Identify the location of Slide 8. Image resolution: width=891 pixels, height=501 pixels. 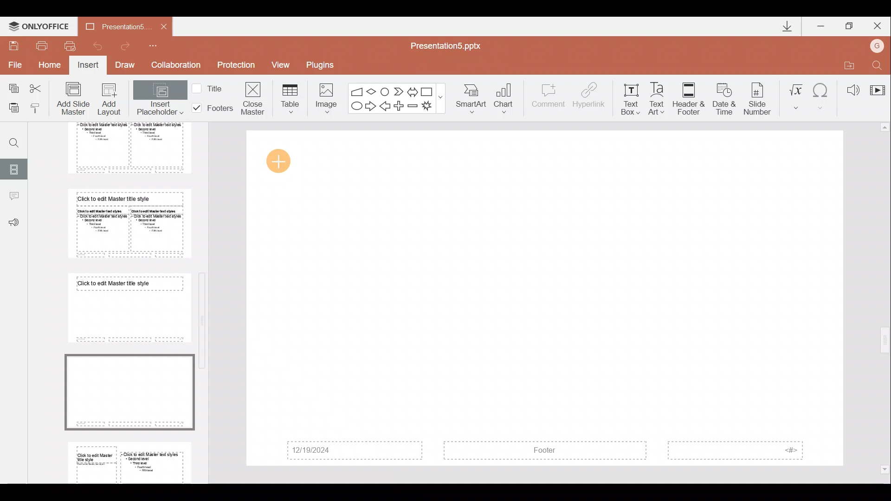
(129, 390).